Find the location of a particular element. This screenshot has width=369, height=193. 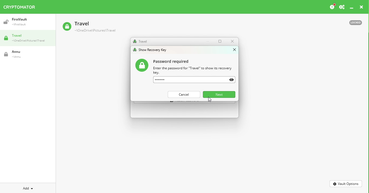

Cryptomator is located at coordinates (19, 6).